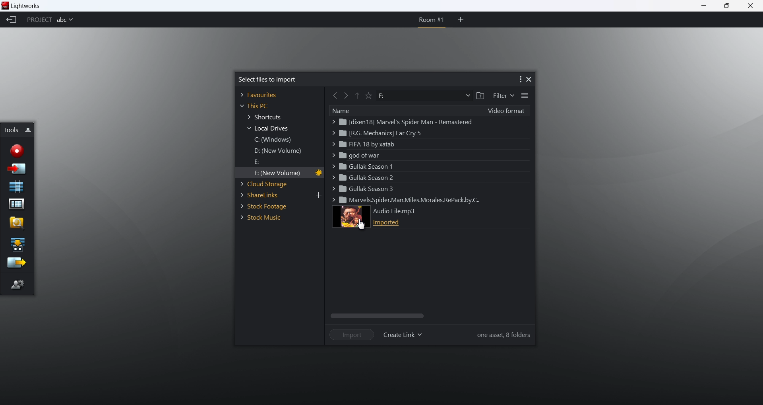 This screenshot has width=763, height=405. What do you see at coordinates (259, 94) in the screenshot?
I see `favorites` at bounding box center [259, 94].